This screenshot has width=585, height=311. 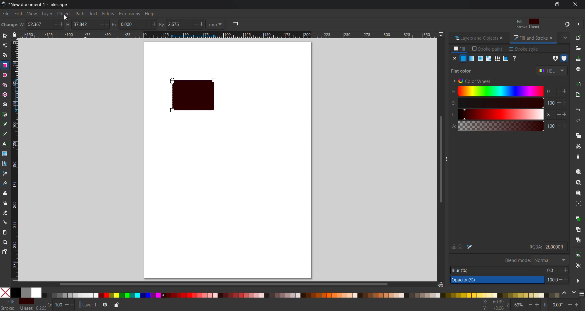 What do you see at coordinates (558, 306) in the screenshot?
I see `current Rotation: 0.00 degrees` at bounding box center [558, 306].